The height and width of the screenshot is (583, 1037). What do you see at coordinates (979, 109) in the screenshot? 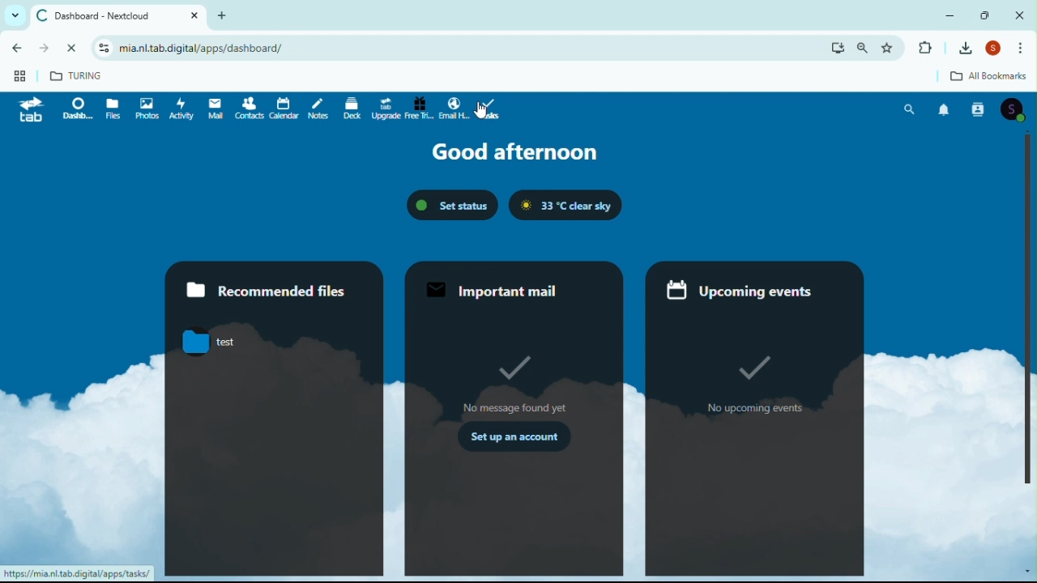
I see `Contacts` at bounding box center [979, 109].